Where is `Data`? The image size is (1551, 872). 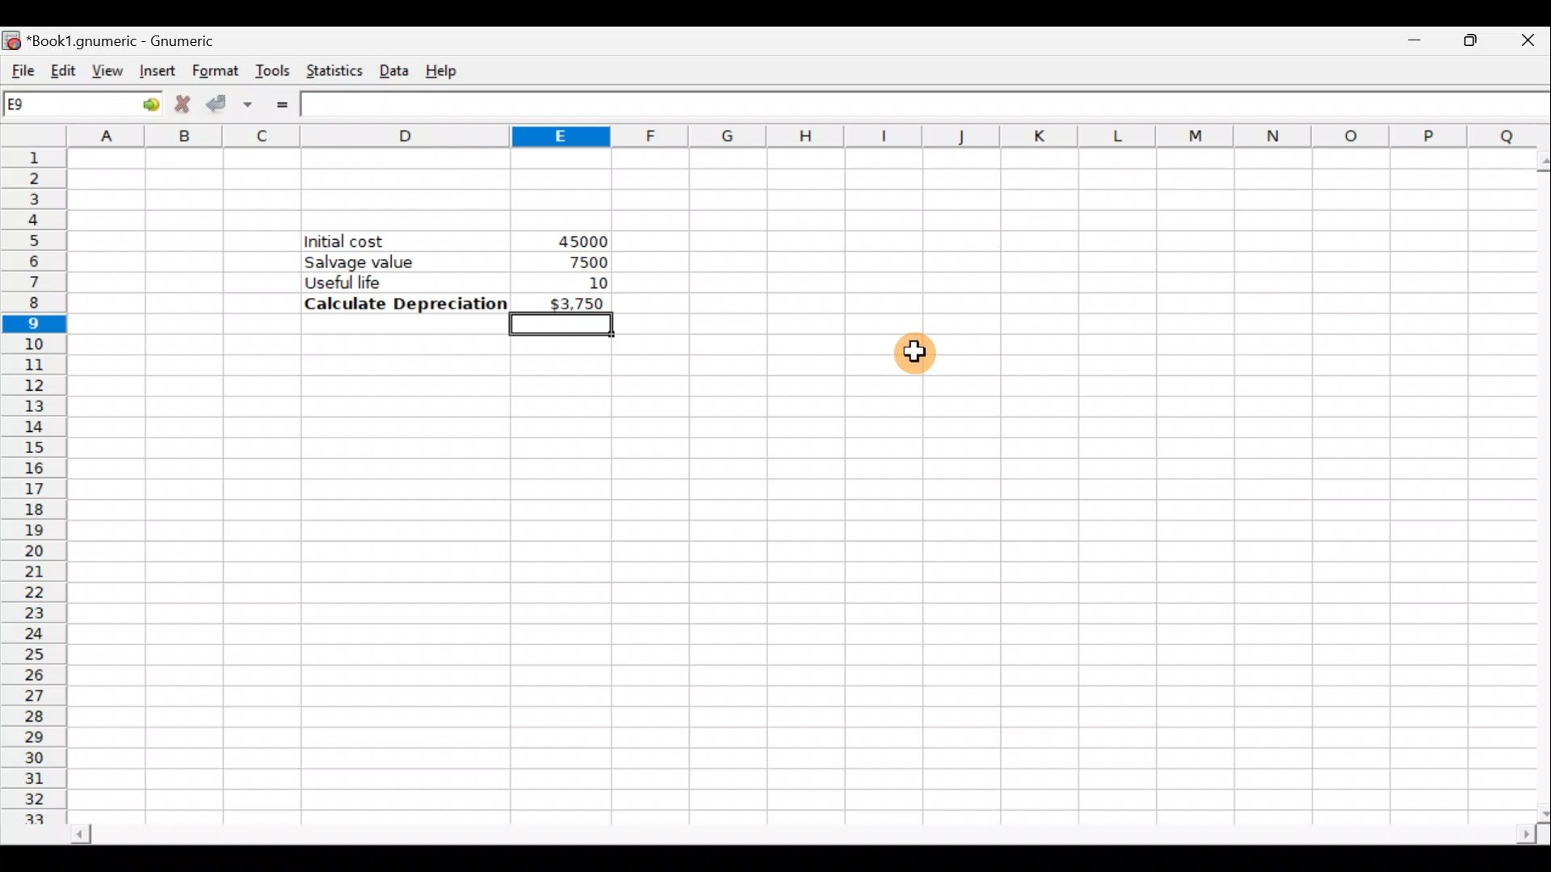 Data is located at coordinates (396, 68).